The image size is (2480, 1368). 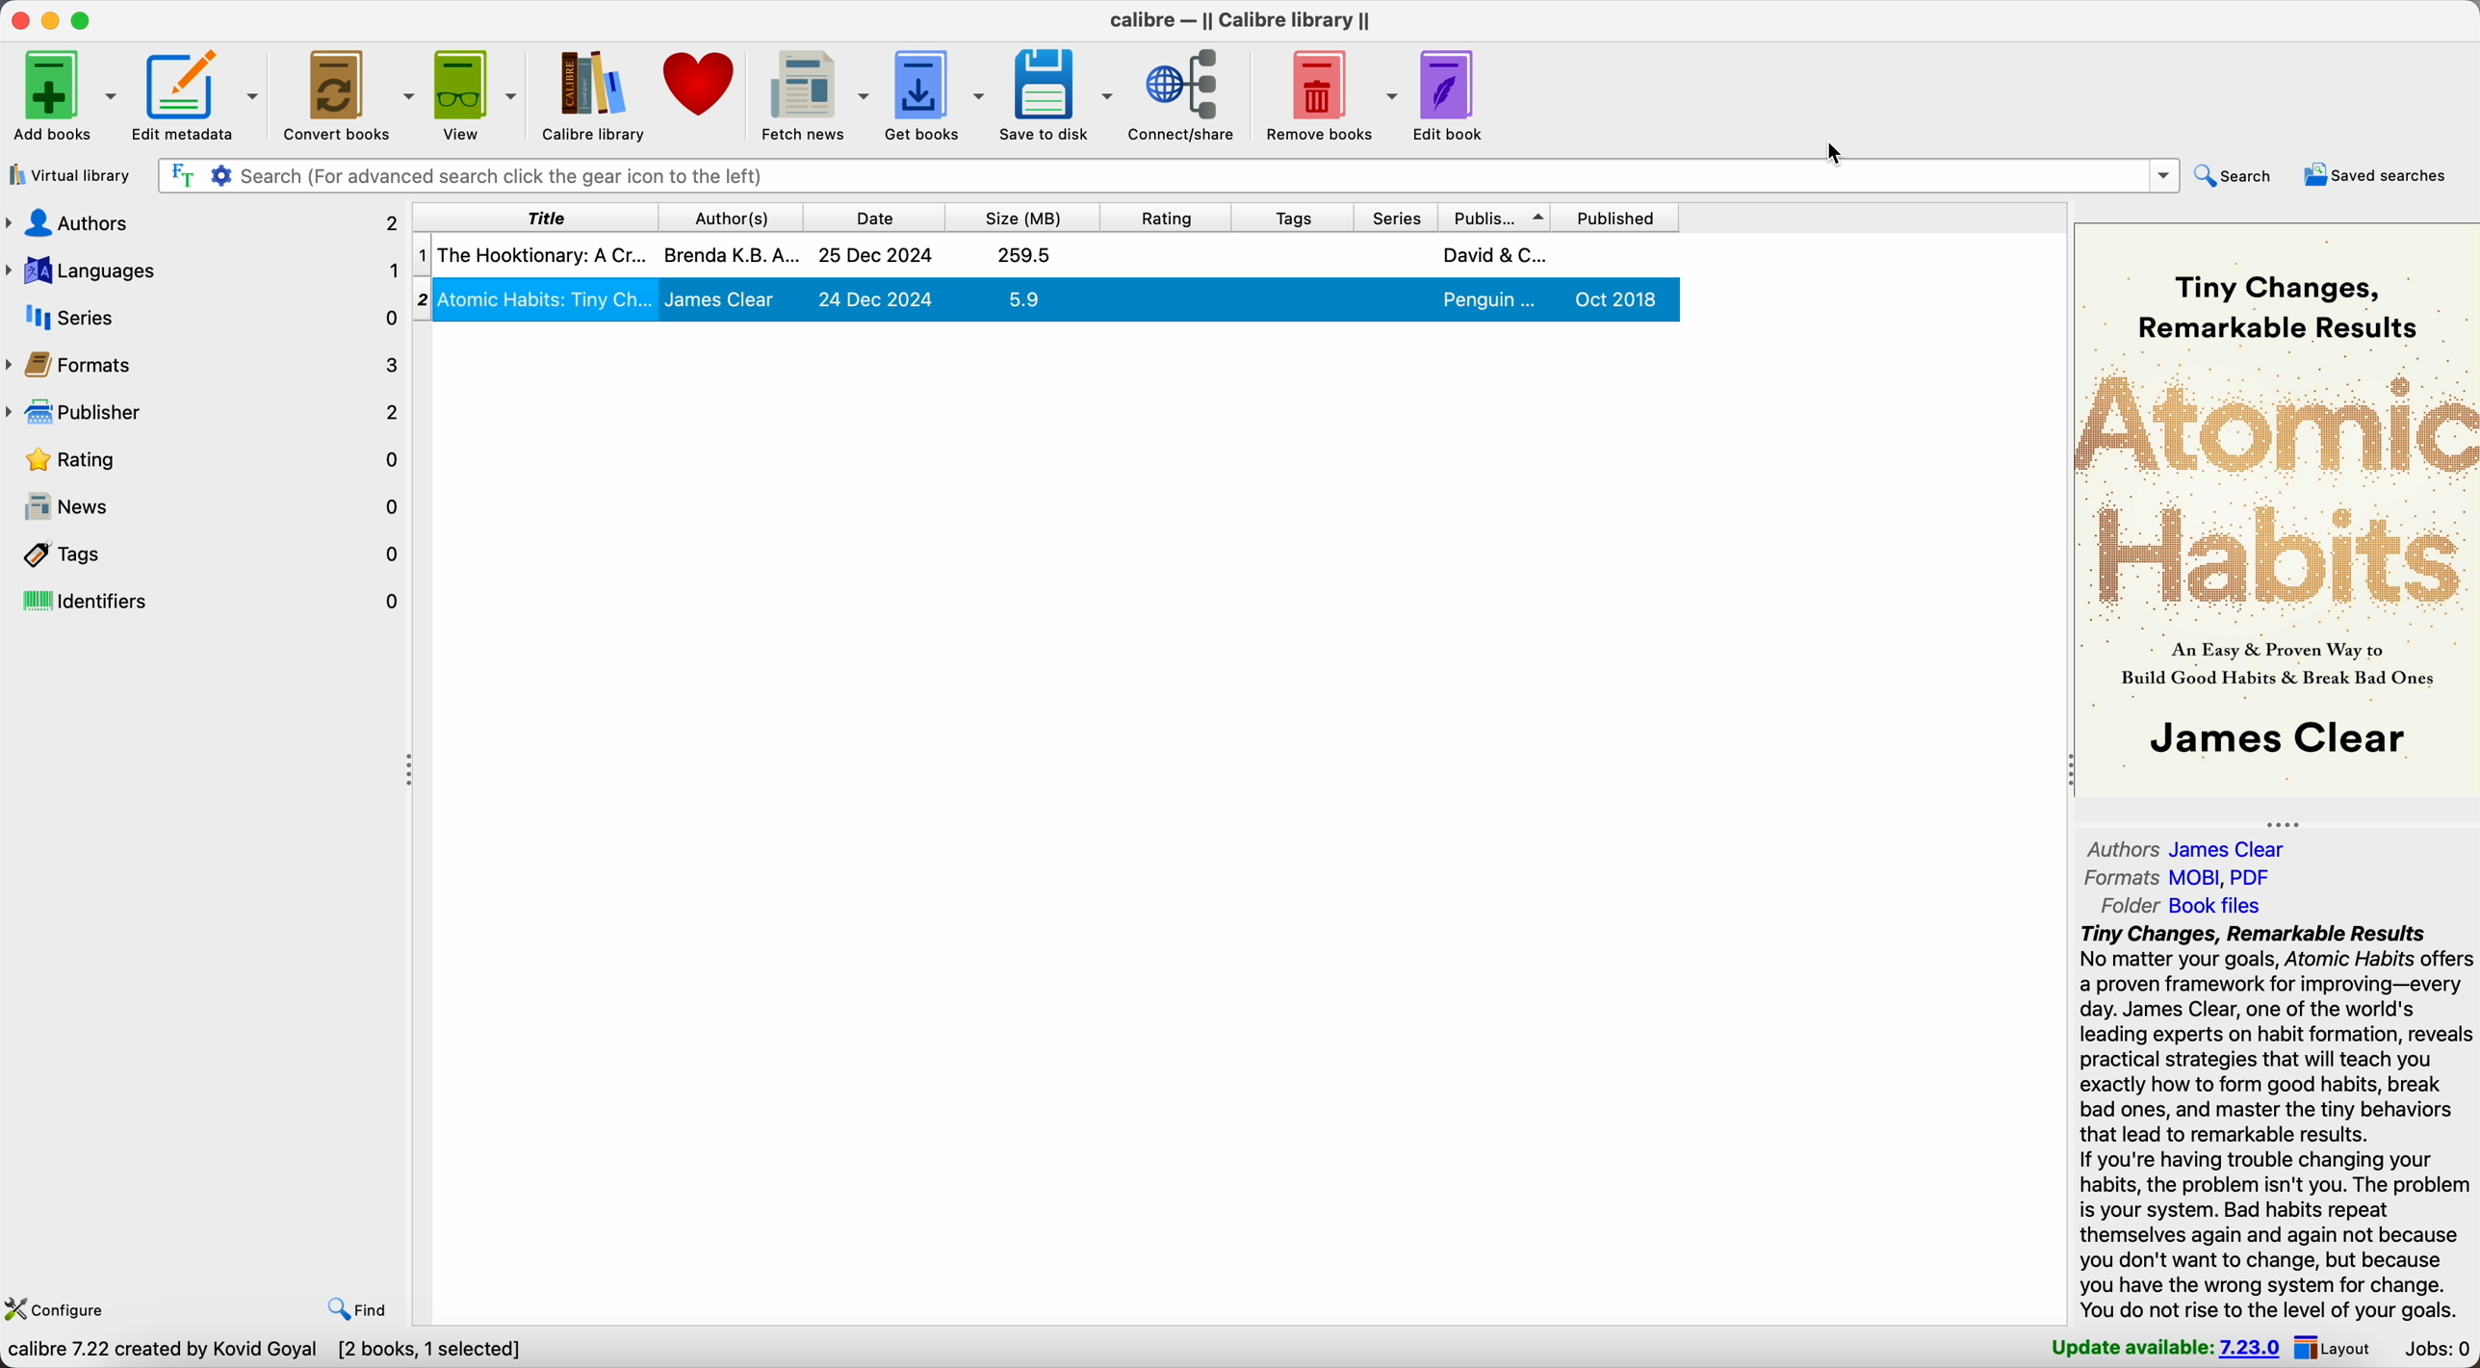 I want to click on 25 Dec 2024, so click(x=876, y=256).